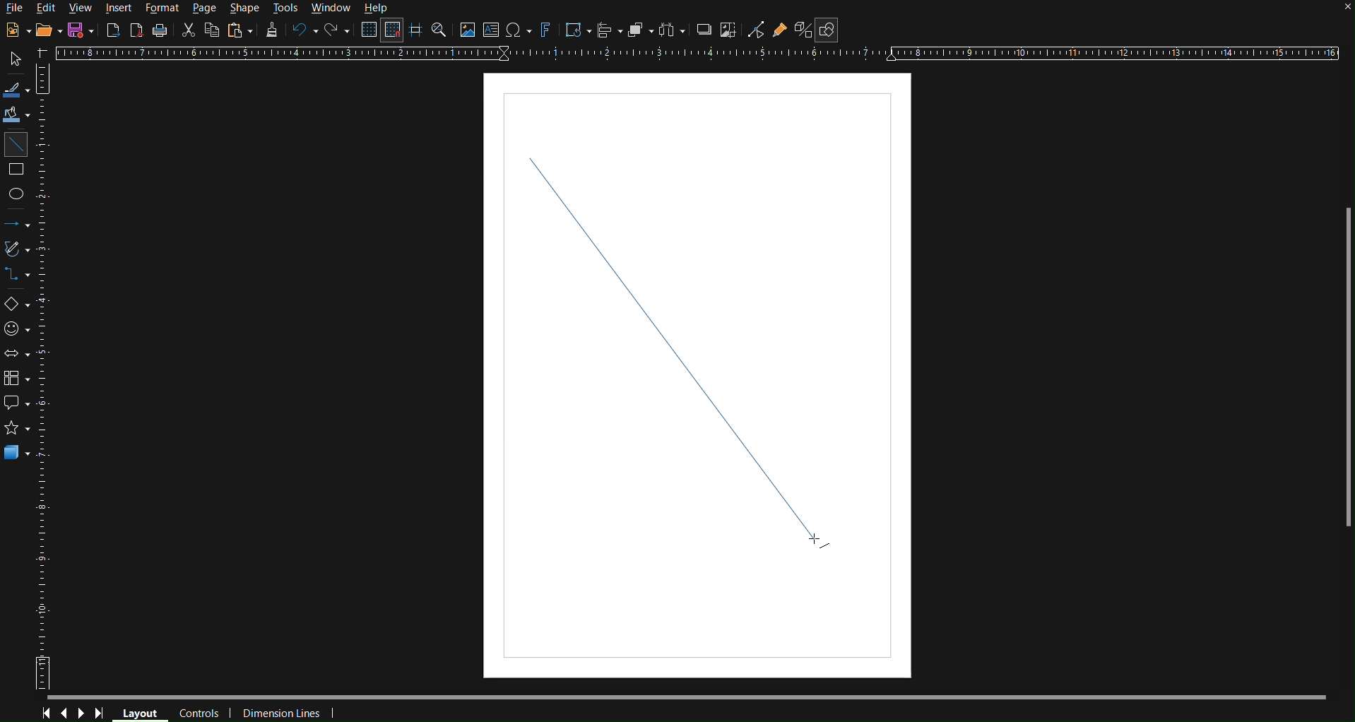 This screenshot has width=1355, height=722. What do you see at coordinates (18, 304) in the screenshot?
I see `Basic Shapes` at bounding box center [18, 304].